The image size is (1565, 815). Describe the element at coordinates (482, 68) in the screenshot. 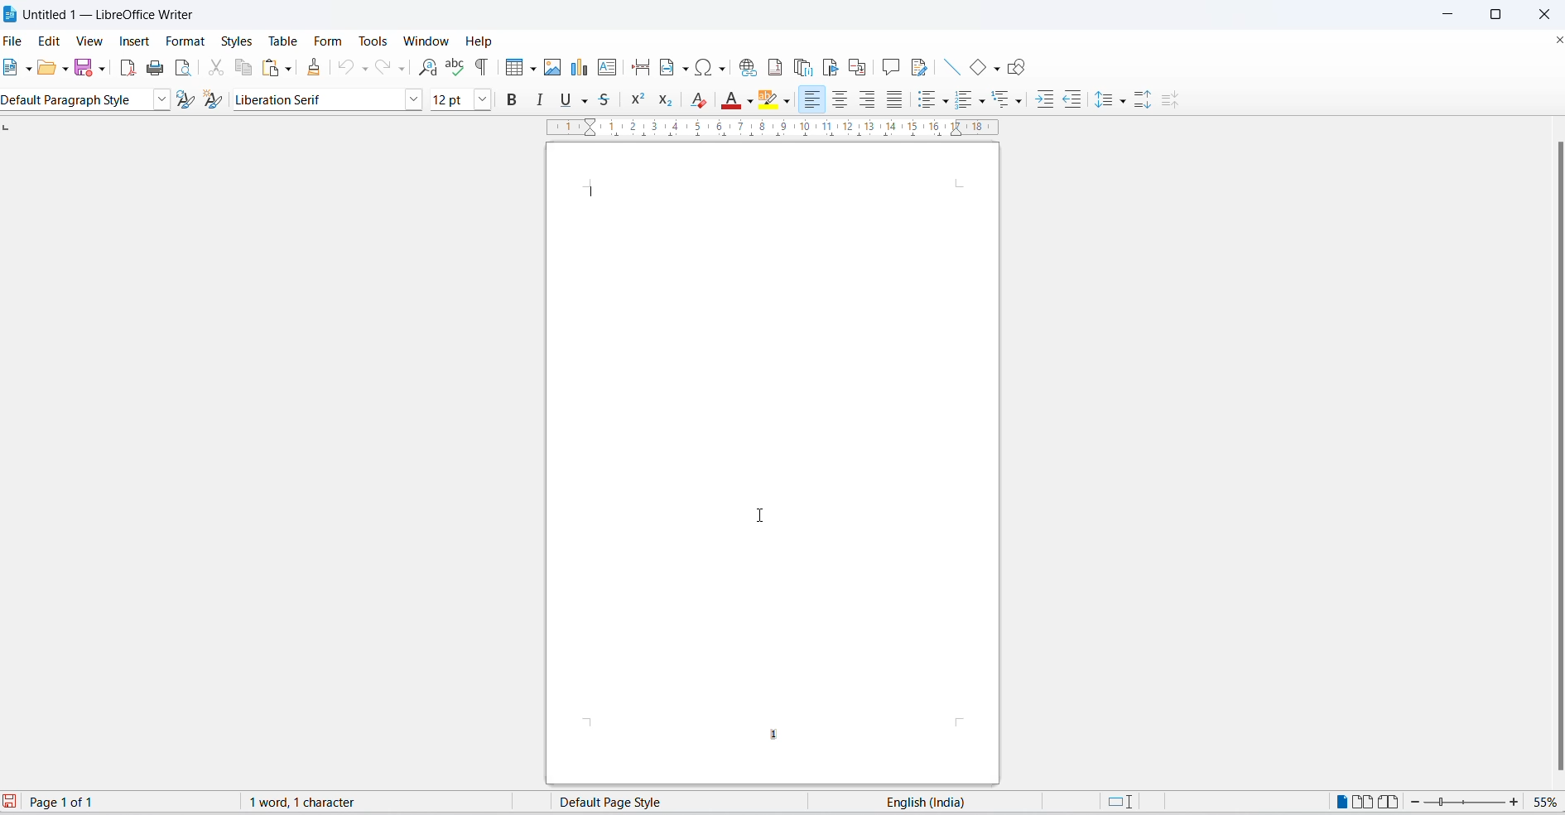

I see `toggle formatting marks` at that location.